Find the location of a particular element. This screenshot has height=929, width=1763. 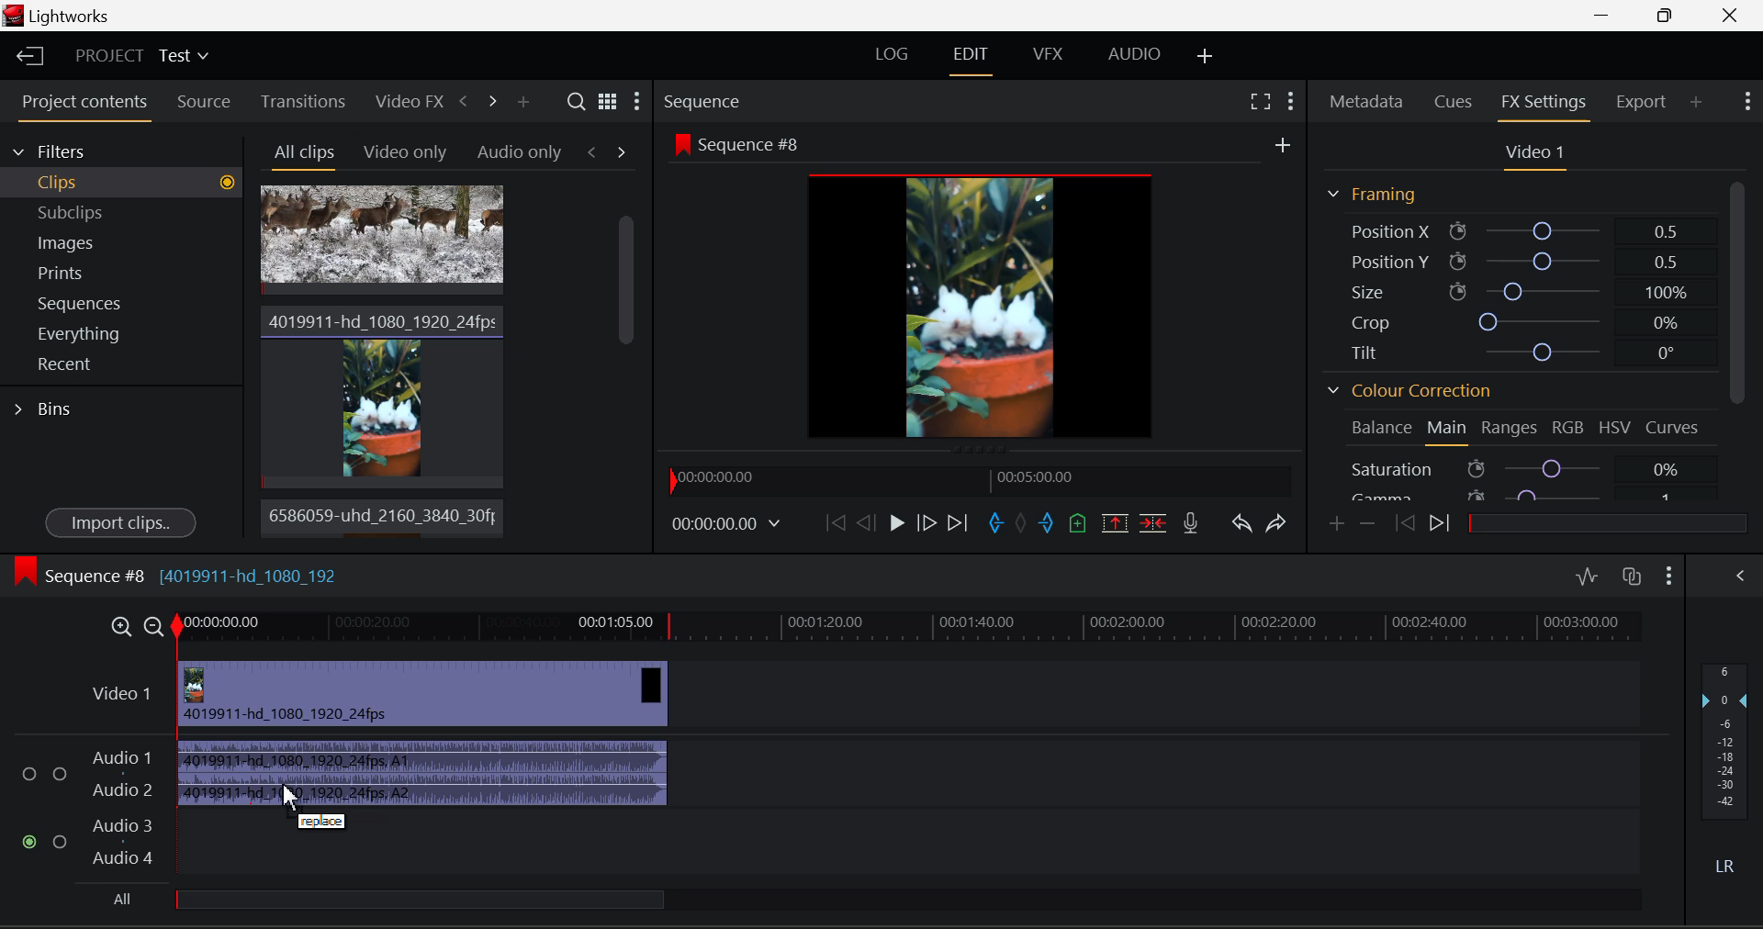

Size is located at coordinates (1526, 291).